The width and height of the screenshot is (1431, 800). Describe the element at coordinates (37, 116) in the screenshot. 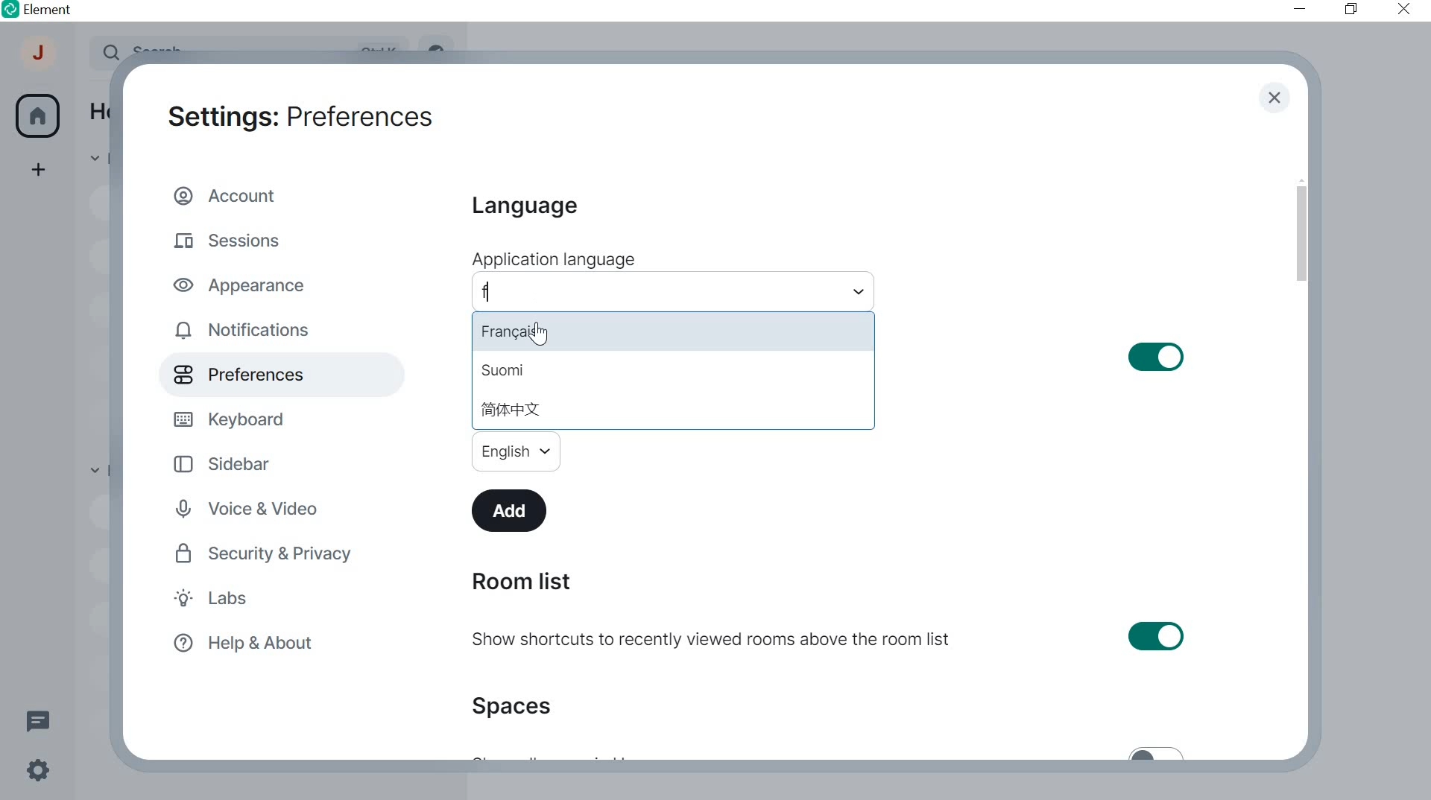

I see `home` at that location.